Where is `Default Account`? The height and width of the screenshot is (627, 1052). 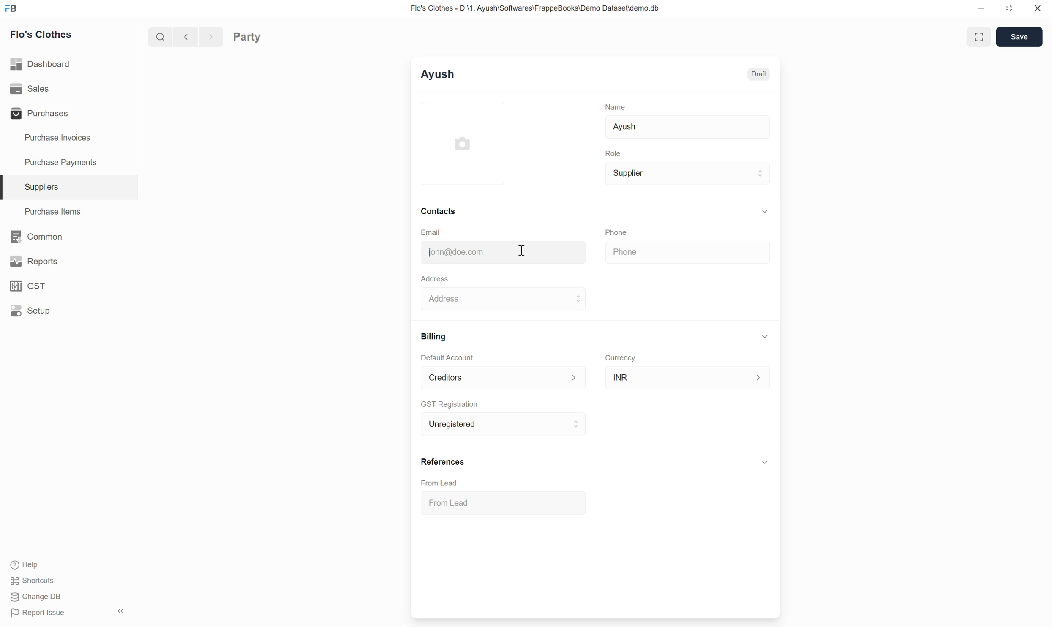
Default Account is located at coordinates (504, 378).